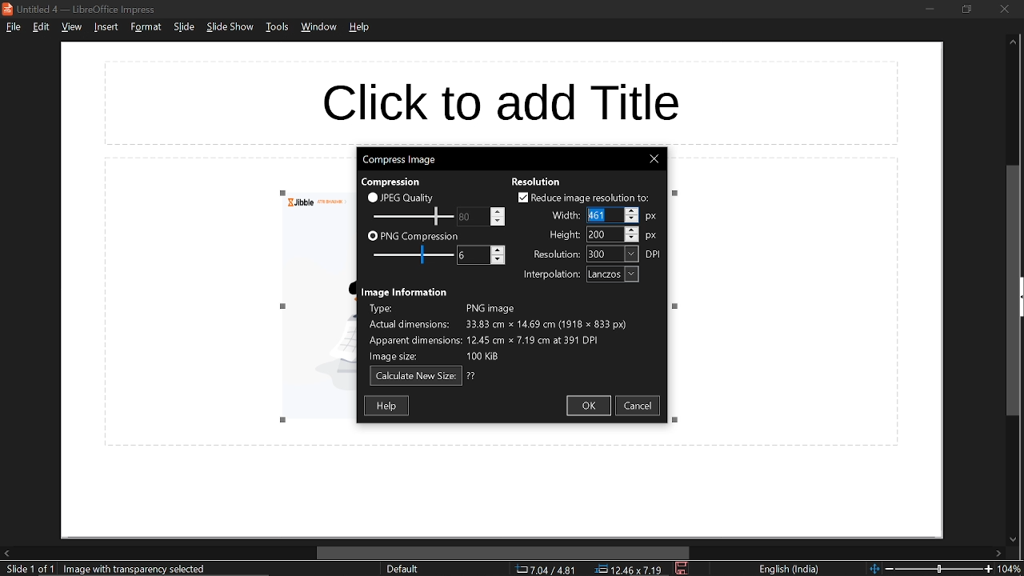  Describe the element at coordinates (230, 29) in the screenshot. I see `slide show` at that location.